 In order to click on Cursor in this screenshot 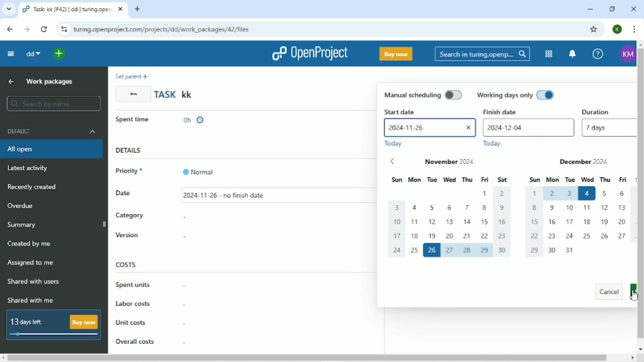, I will do `click(632, 295)`.